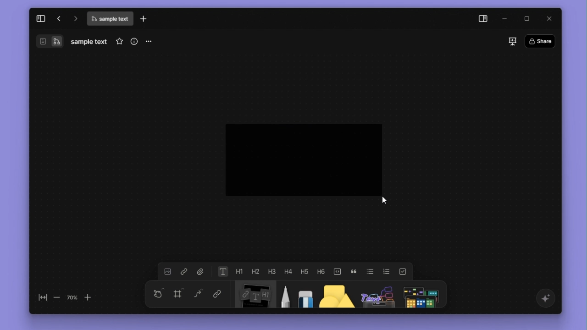 The height and width of the screenshot is (330, 587). What do you see at coordinates (542, 40) in the screenshot?
I see `share` at bounding box center [542, 40].